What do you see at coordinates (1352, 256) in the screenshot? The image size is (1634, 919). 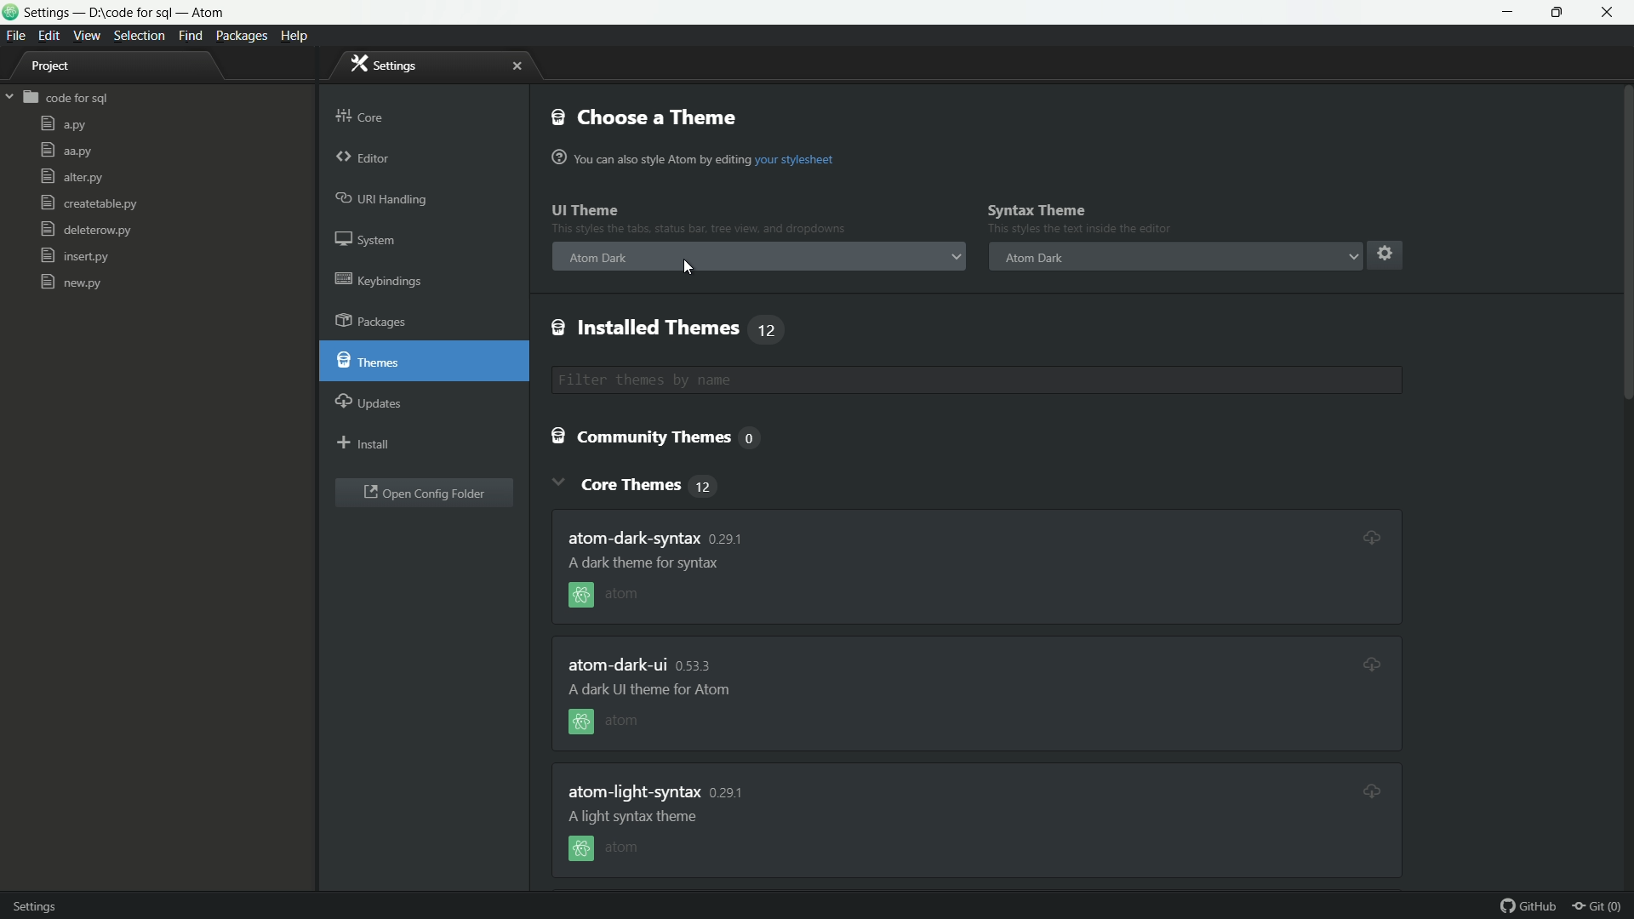 I see `dropdown` at bounding box center [1352, 256].